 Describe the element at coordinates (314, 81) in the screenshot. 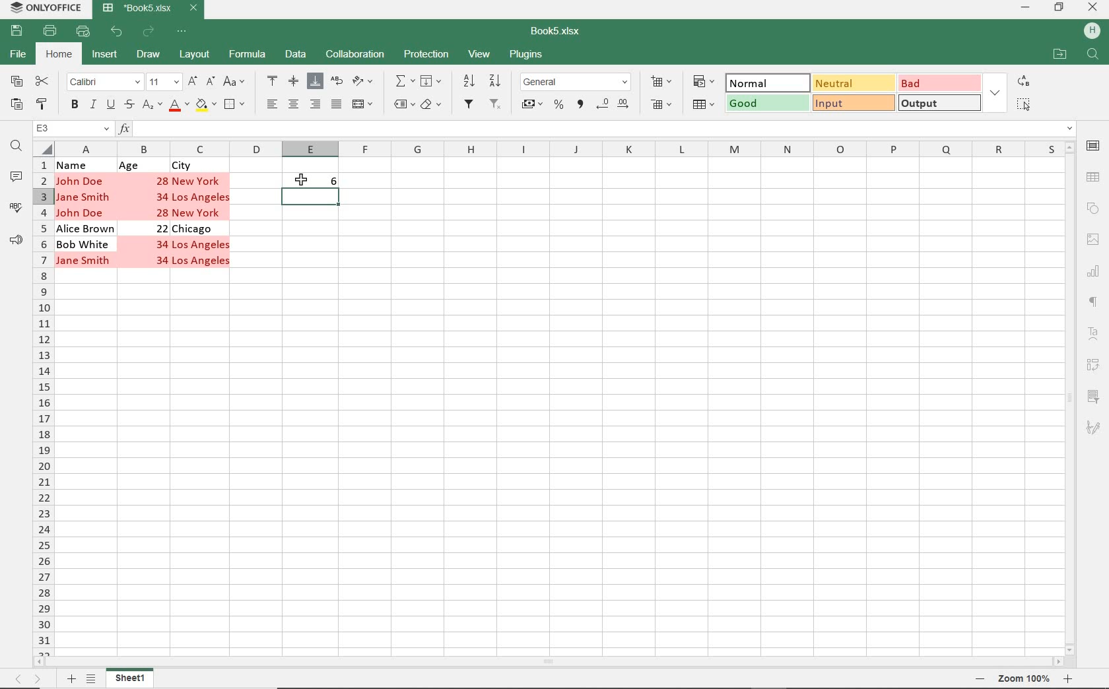

I see `ALIGN BOTTOM` at that location.